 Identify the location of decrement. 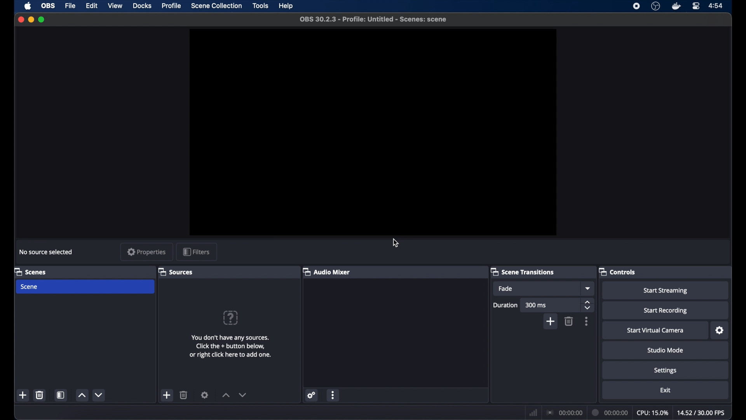
(242, 394).